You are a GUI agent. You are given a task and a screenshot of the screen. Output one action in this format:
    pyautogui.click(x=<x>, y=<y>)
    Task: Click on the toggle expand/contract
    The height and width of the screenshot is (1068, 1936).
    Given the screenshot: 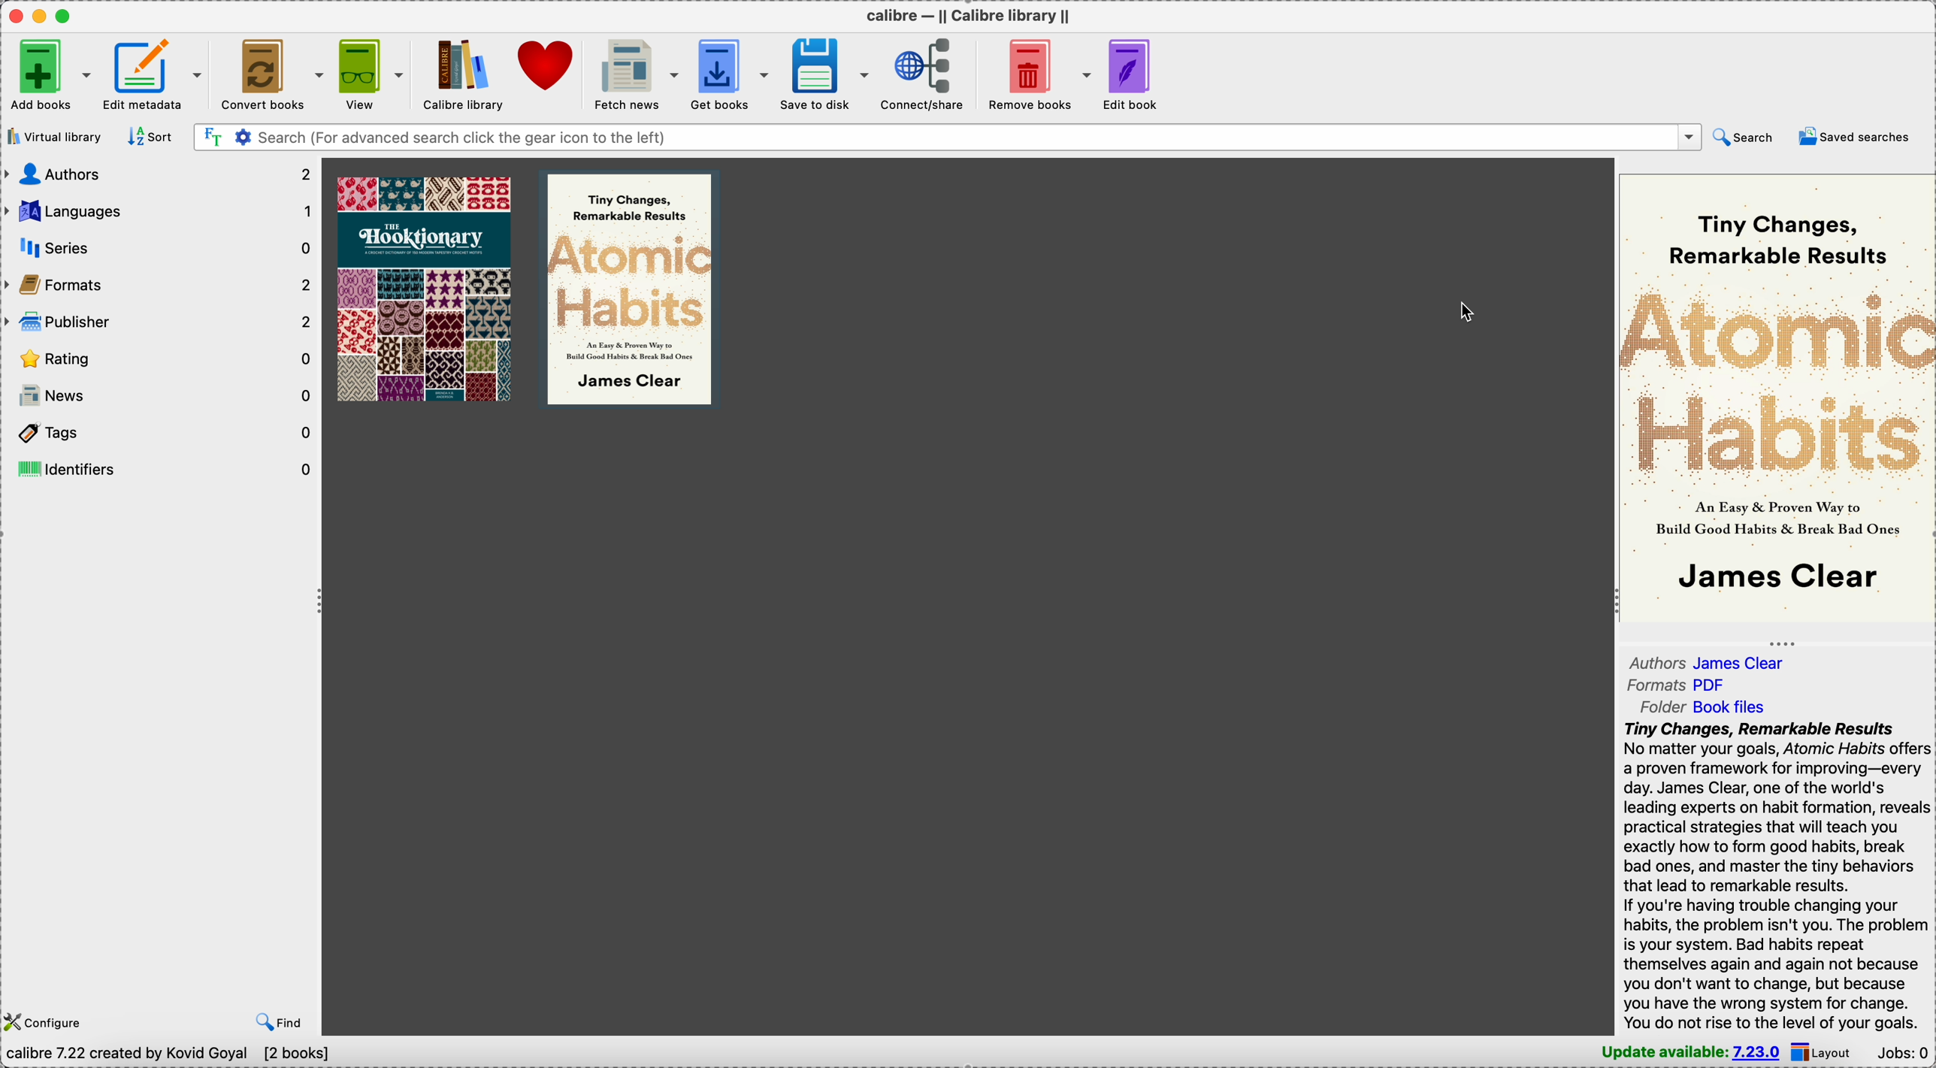 What is the action you would take?
    pyautogui.click(x=1783, y=644)
    